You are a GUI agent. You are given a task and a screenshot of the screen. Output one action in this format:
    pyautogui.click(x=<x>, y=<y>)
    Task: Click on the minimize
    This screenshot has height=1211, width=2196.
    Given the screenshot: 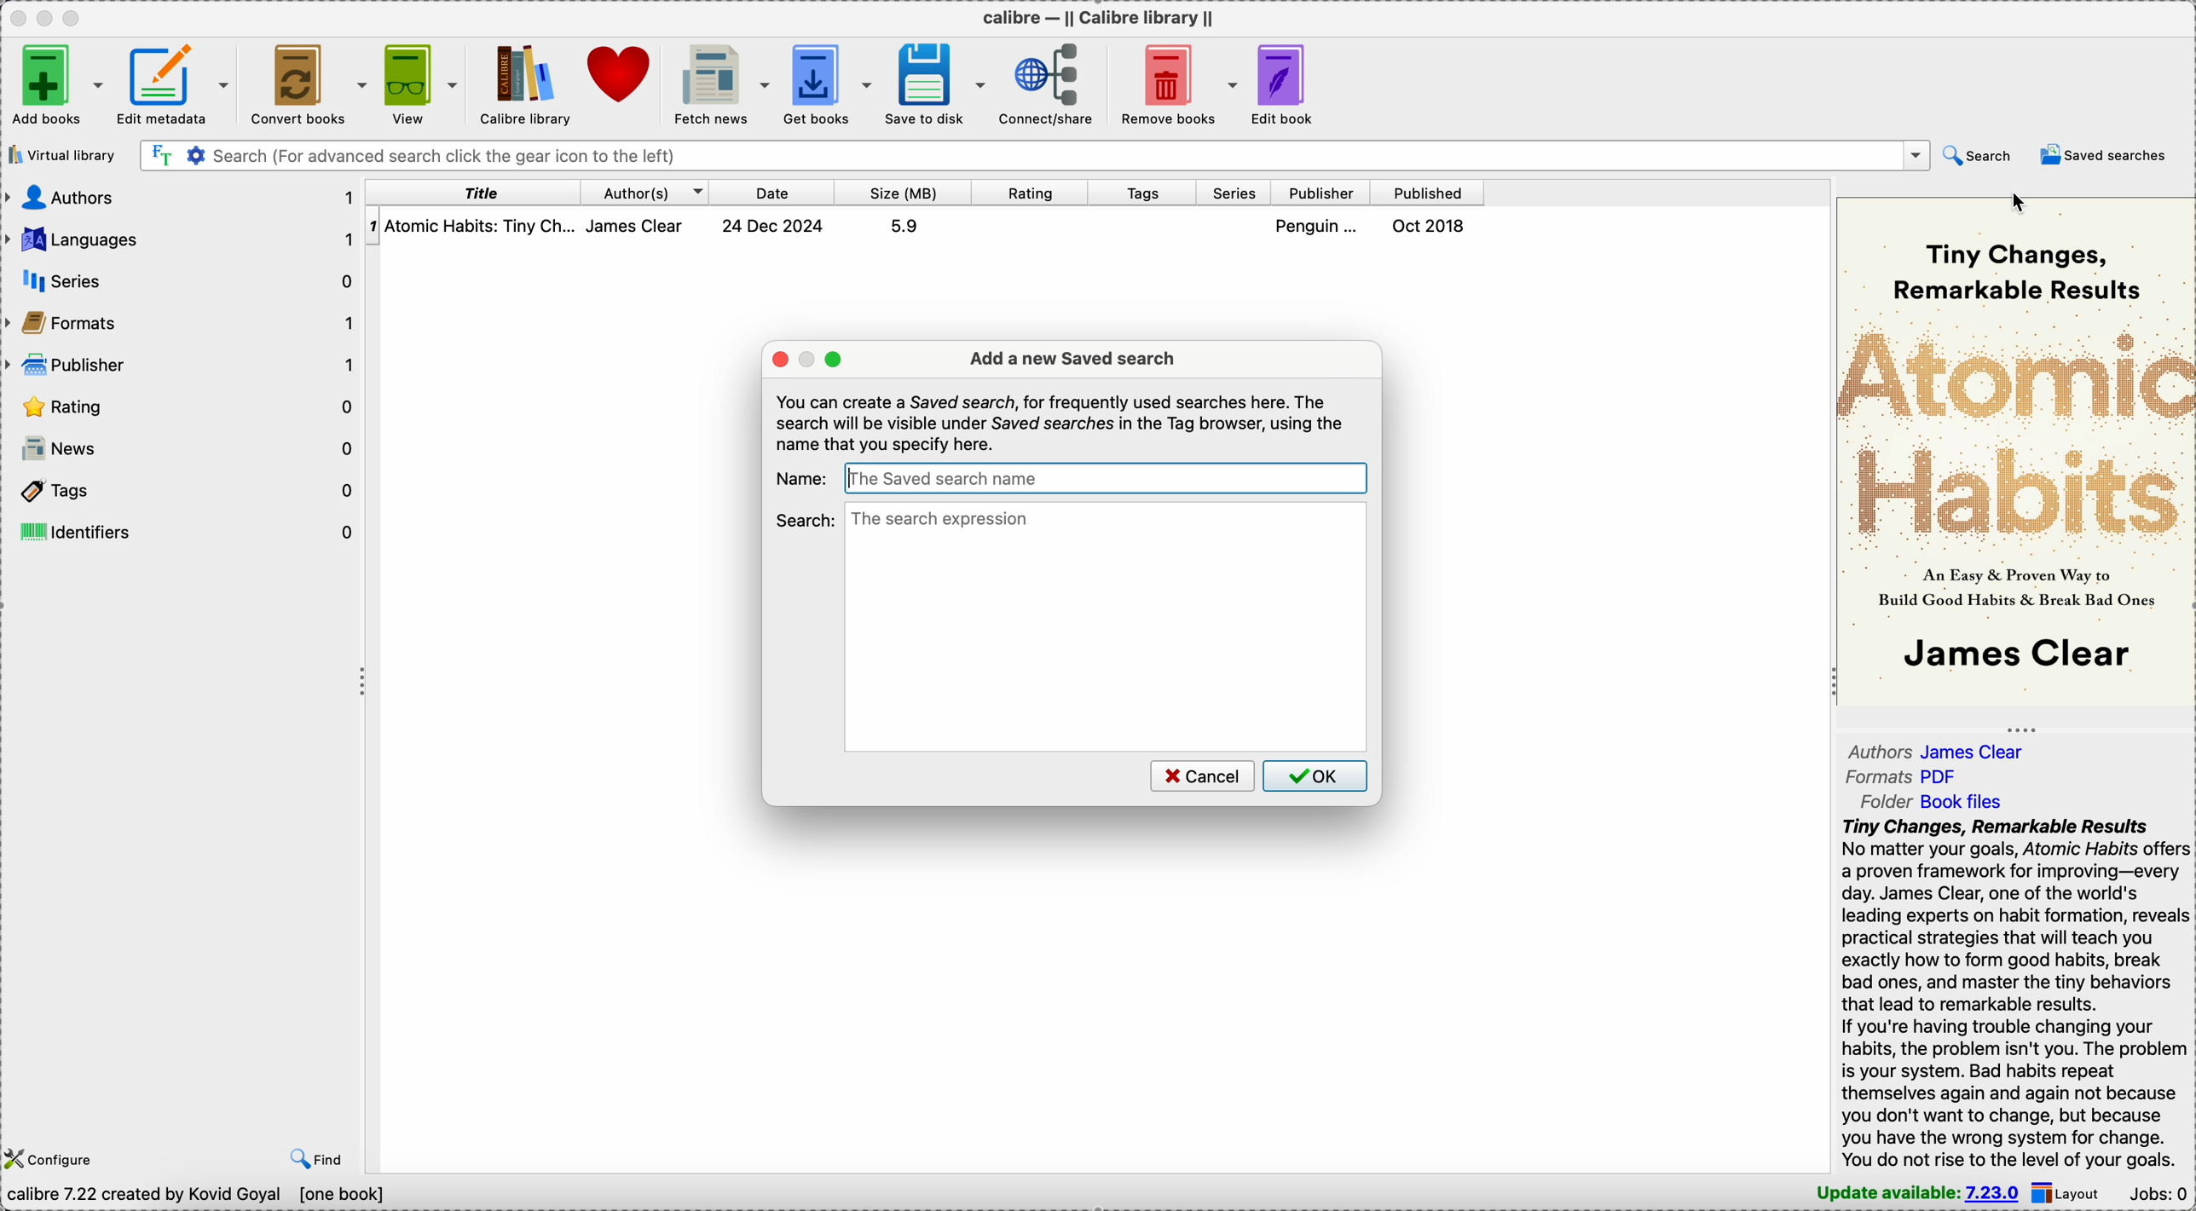 What is the action you would take?
    pyautogui.click(x=49, y=17)
    